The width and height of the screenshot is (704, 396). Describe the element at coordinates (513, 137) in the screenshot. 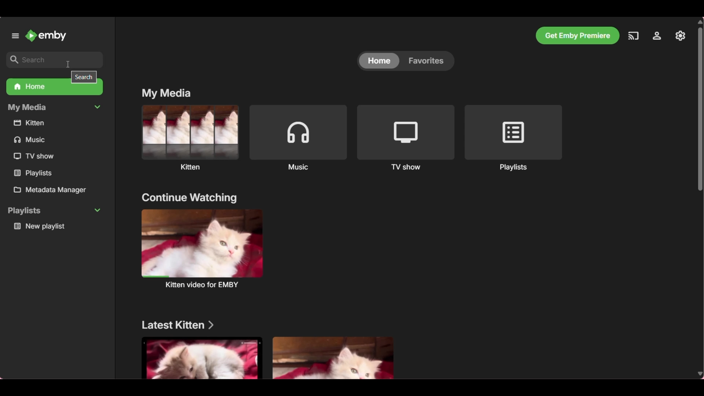

I see `Playlists` at that location.